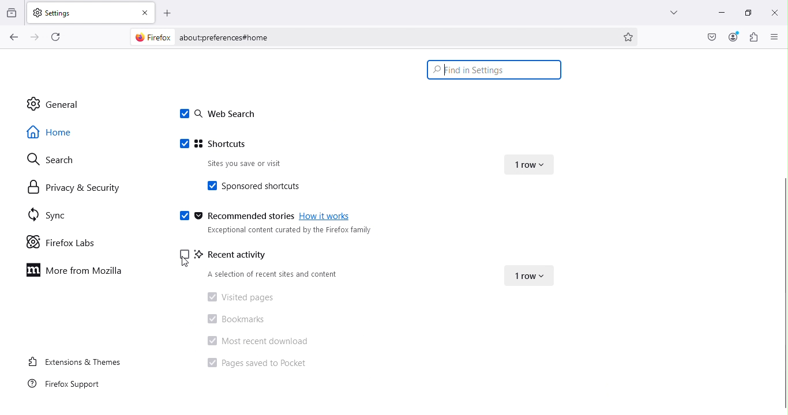  Describe the element at coordinates (255, 365) in the screenshot. I see `Pages saved to pocket` at that location.